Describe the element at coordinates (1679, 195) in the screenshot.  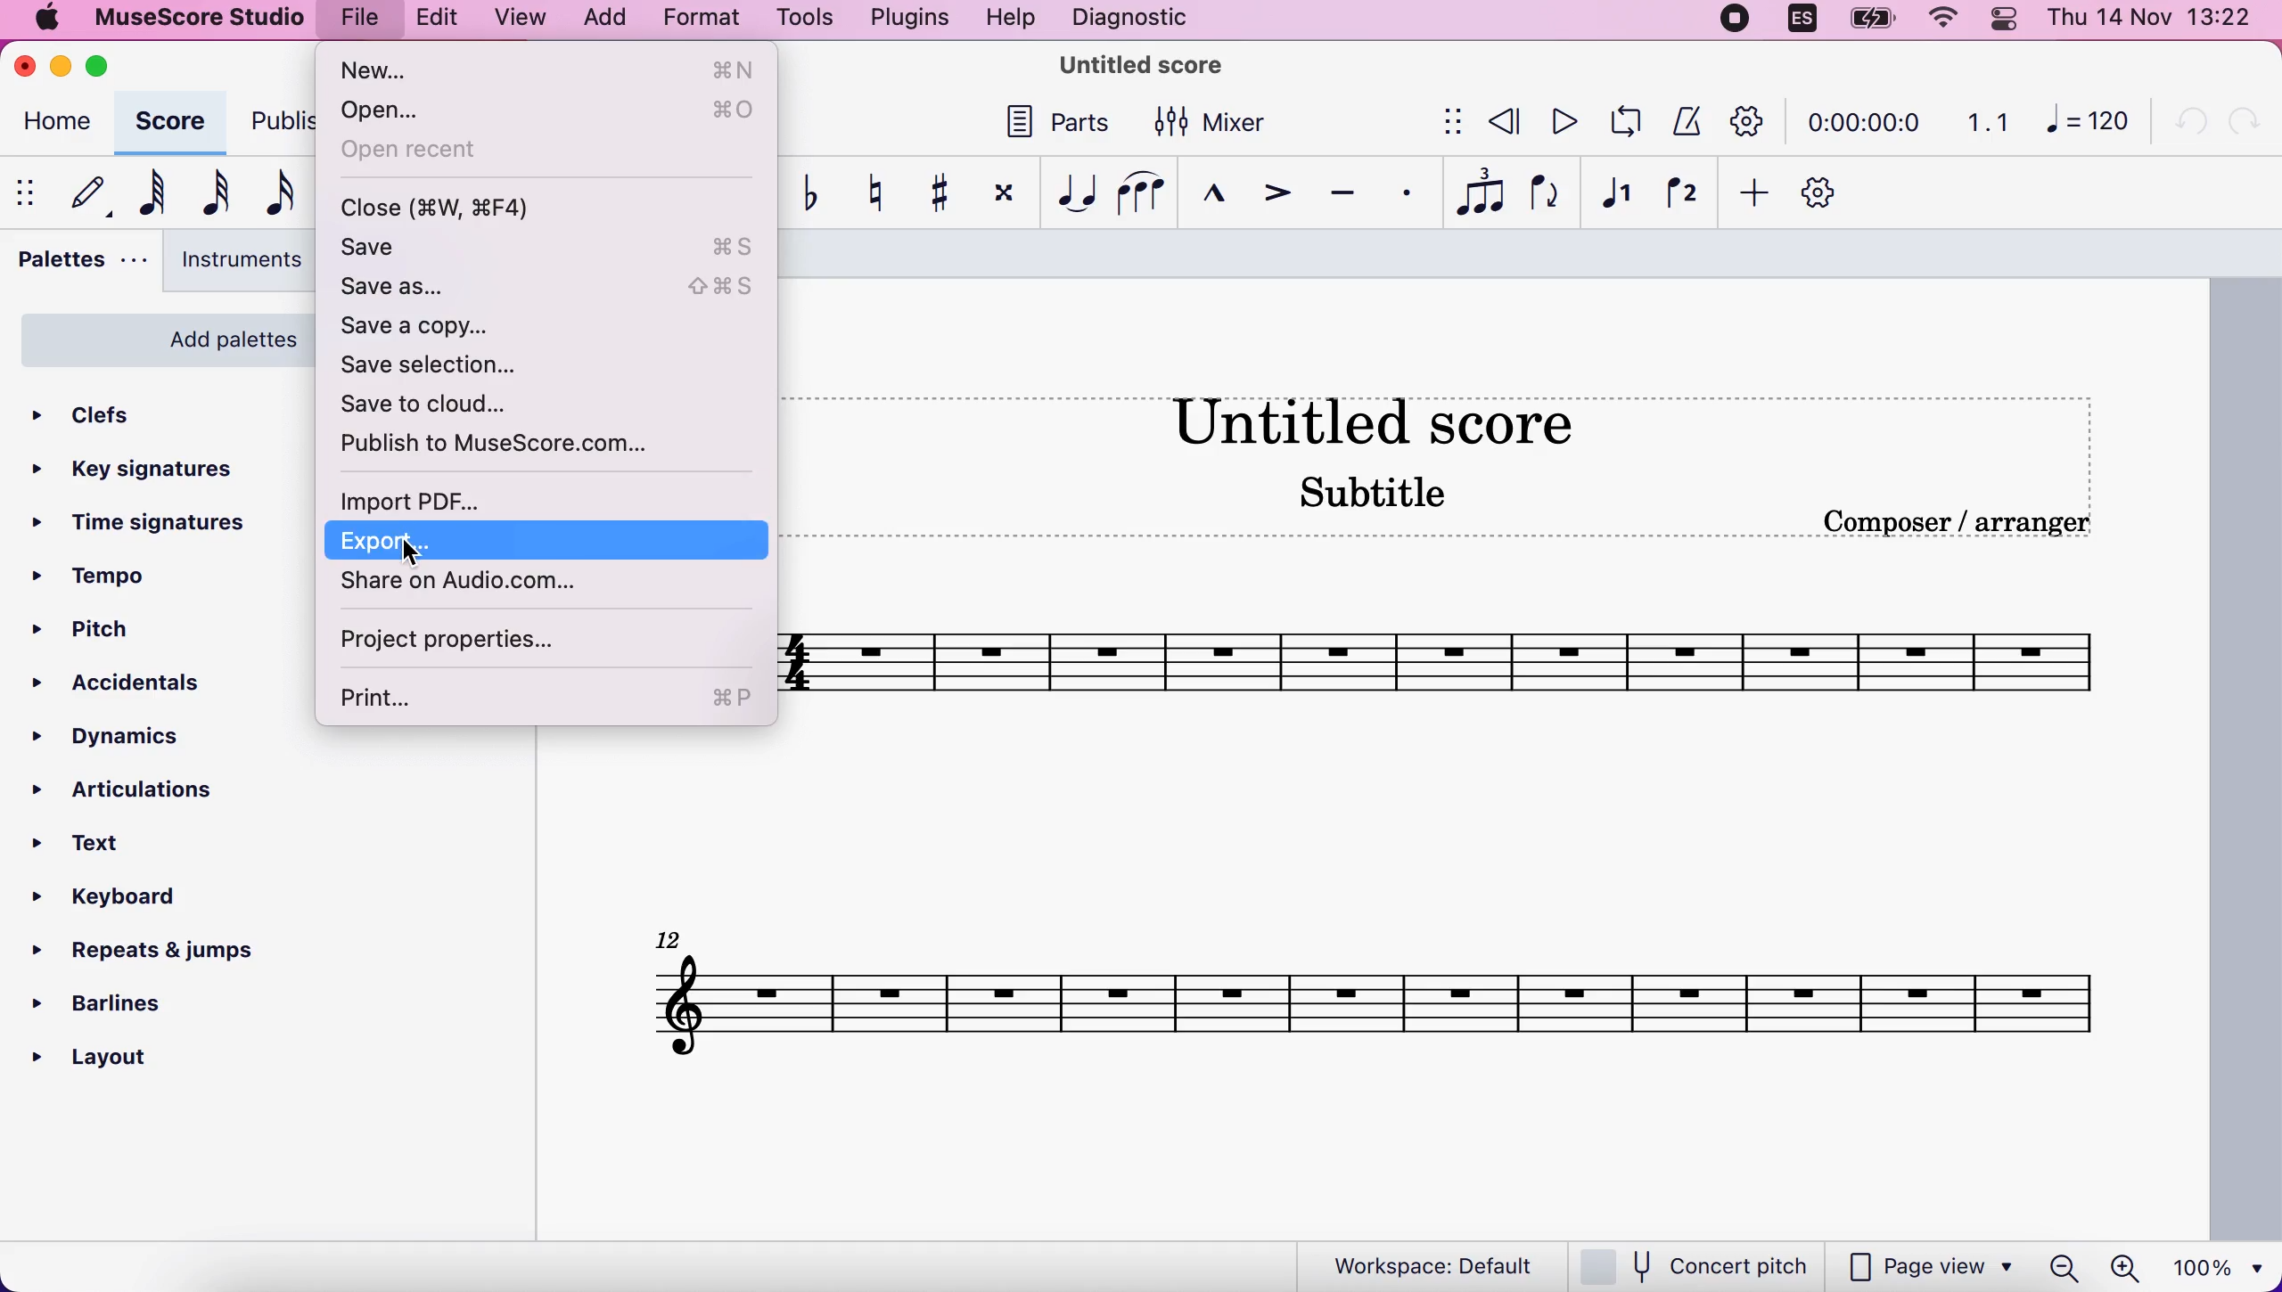
I see `voice 2` at that location.